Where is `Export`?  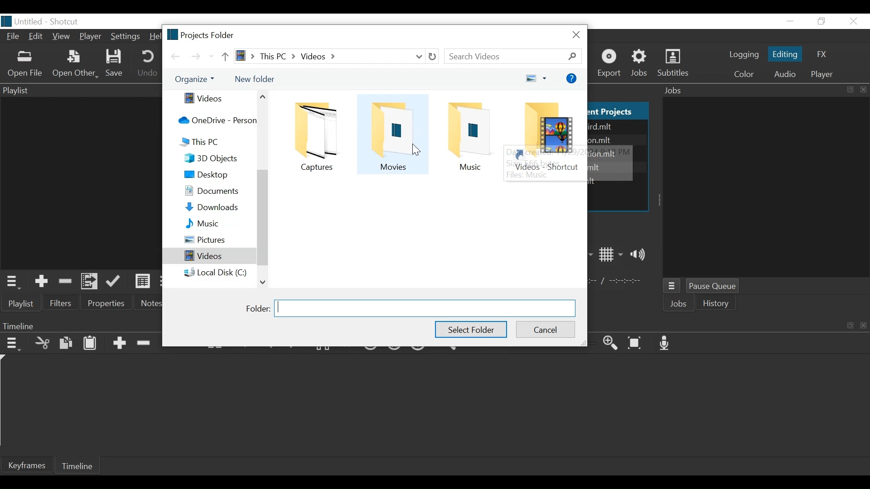
Export is located at coordinates (611, 63).